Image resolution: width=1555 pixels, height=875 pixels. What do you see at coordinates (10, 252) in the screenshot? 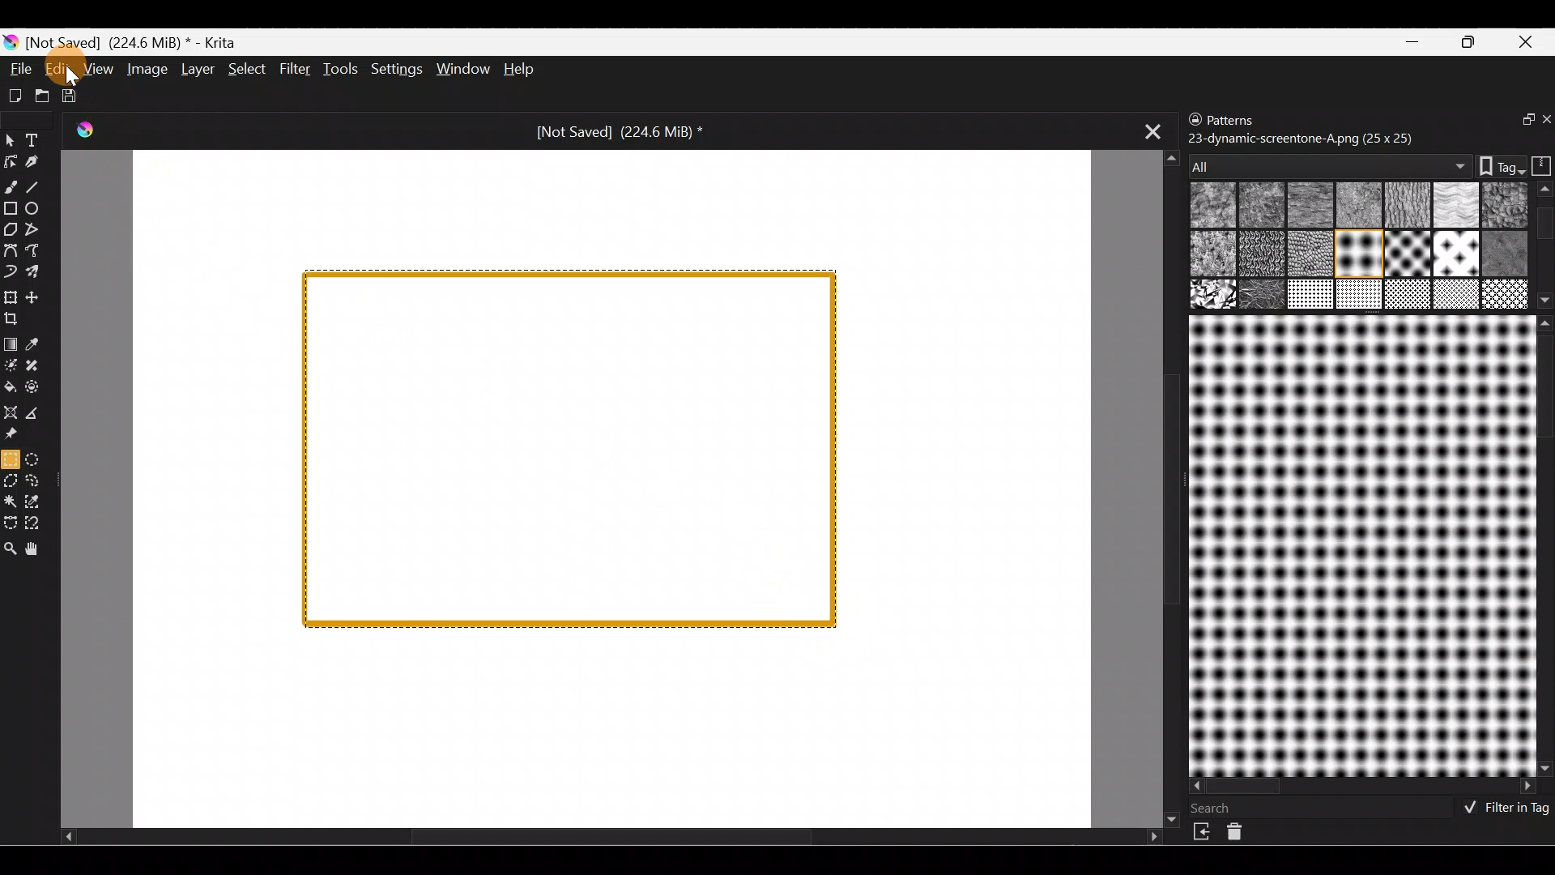
I see `Bezier curve tool` at bounding box center [10, 252].